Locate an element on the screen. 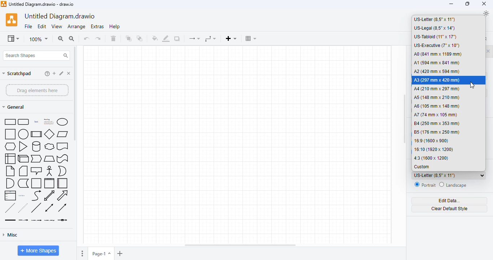 This screenshot has height=260, width=493. A1 is located at coordinates (437, 63).